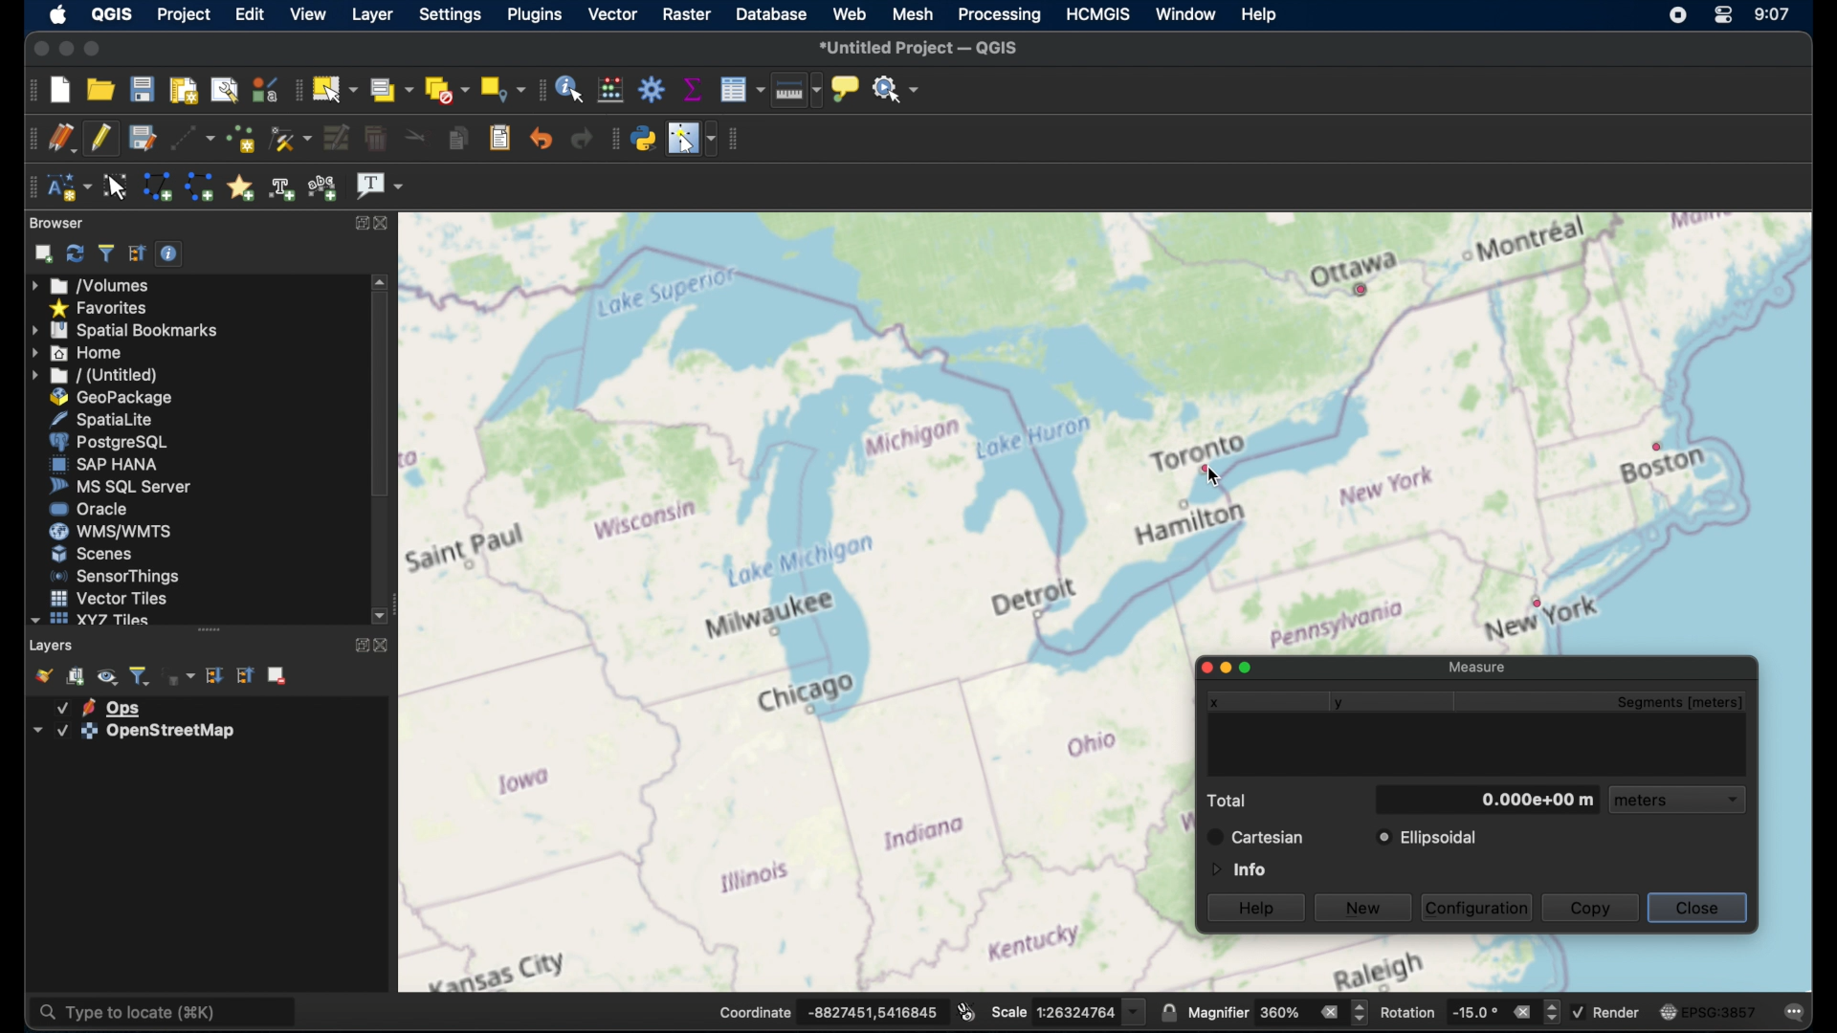  What do you see at coordinates (913, 14) in the screenshot?
I see `mesh` at bounding box center [913, 14].